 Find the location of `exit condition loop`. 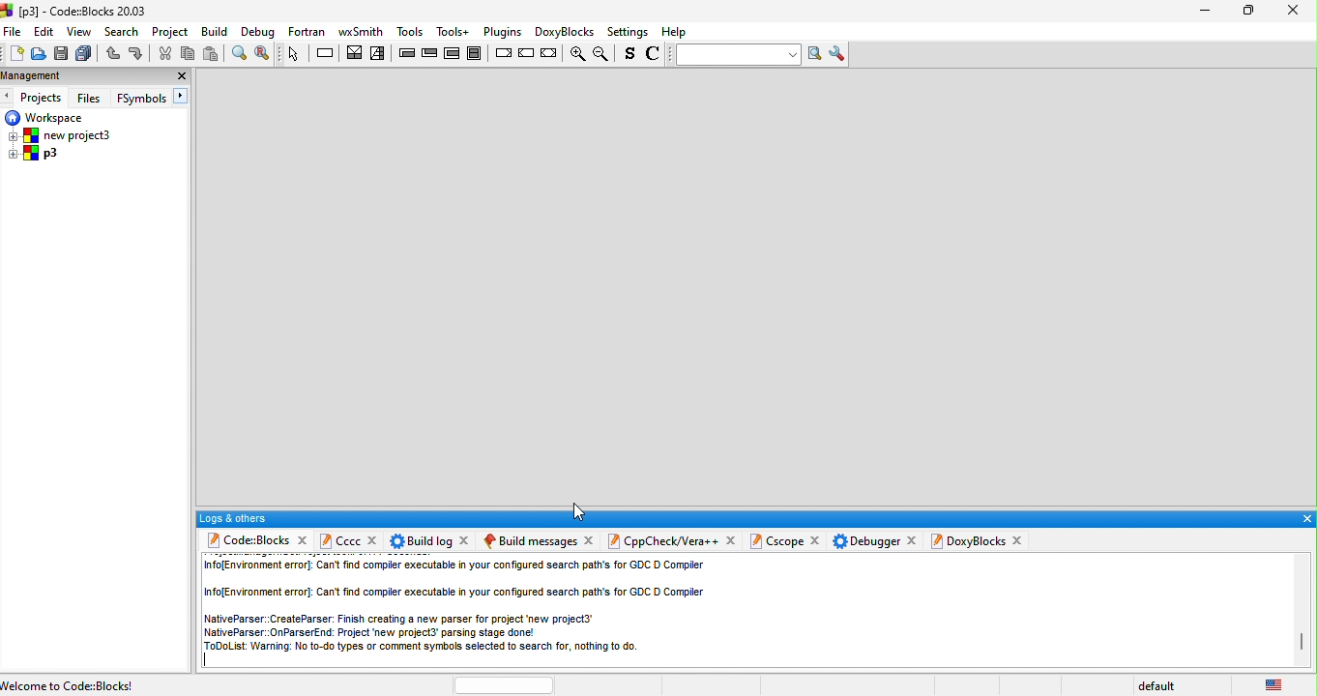

exit condition loop is located at coordinates (430, 53).